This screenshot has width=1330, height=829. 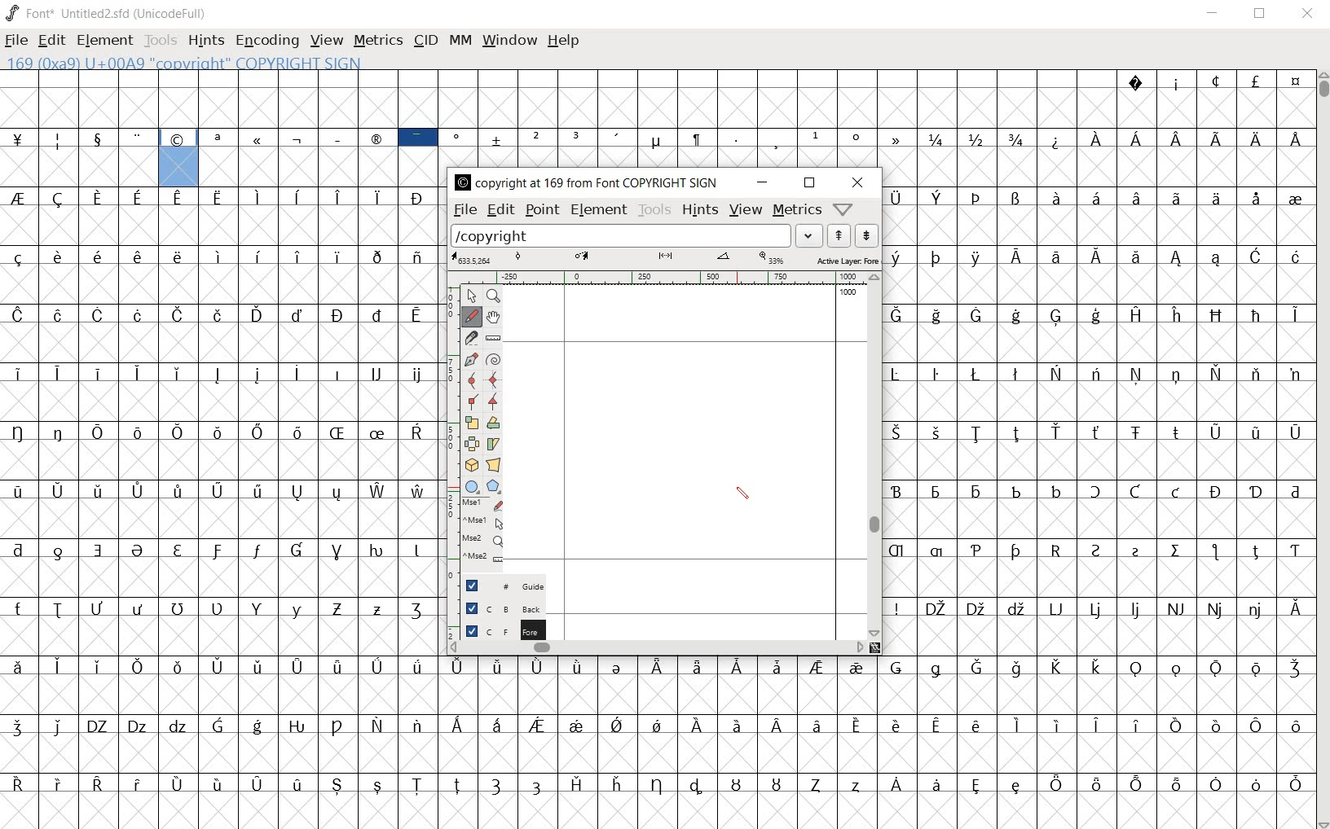 I want to click on show the next word on the list, so click(x=838, y=235).